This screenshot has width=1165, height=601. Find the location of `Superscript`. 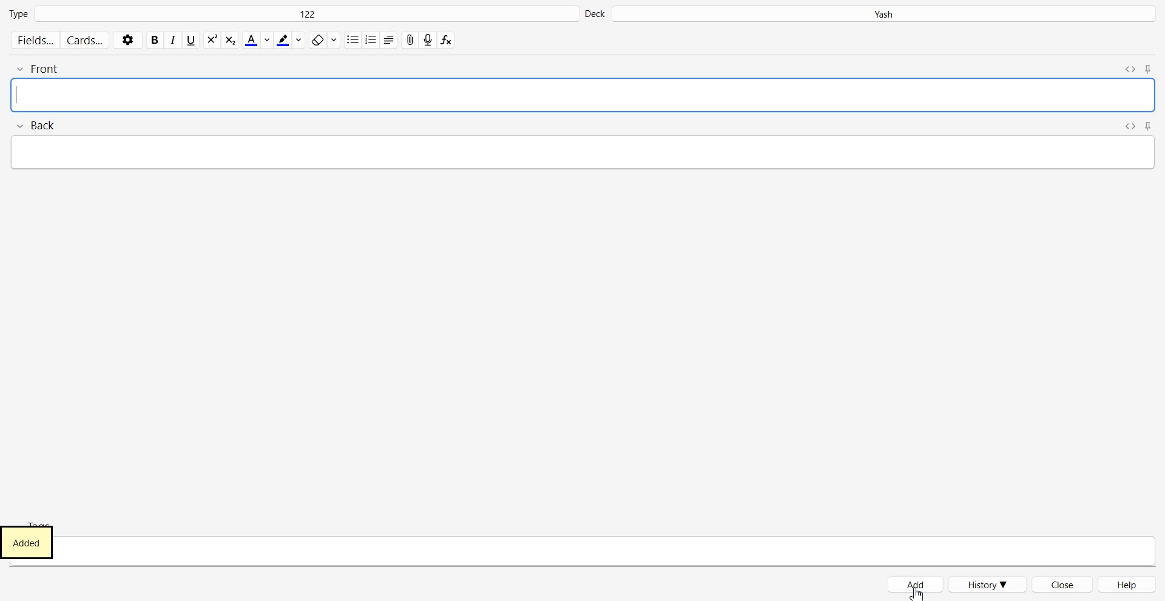

Superscript is located at coordinates (230, 40).